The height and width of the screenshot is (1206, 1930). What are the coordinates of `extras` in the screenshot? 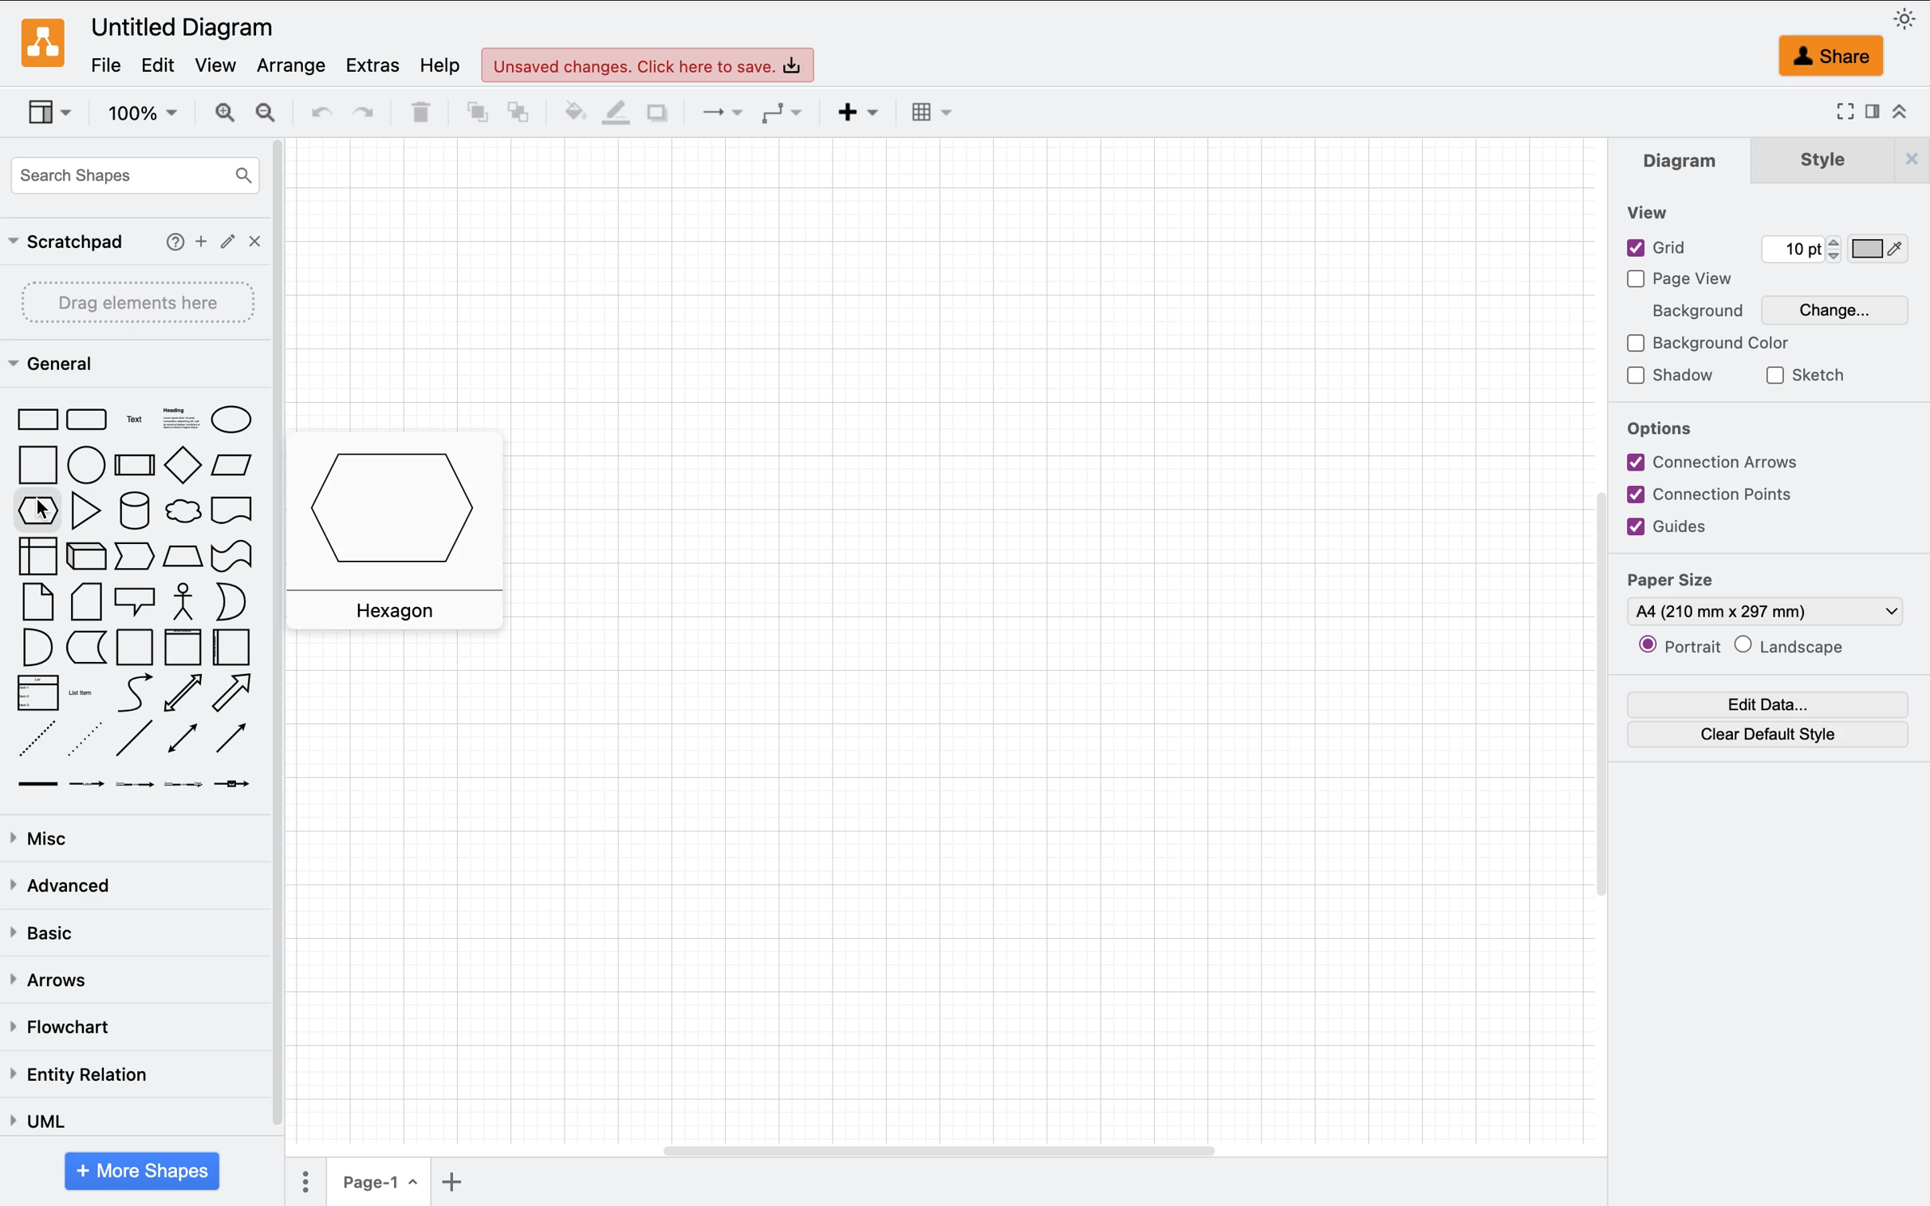 It's located at (371, 63).